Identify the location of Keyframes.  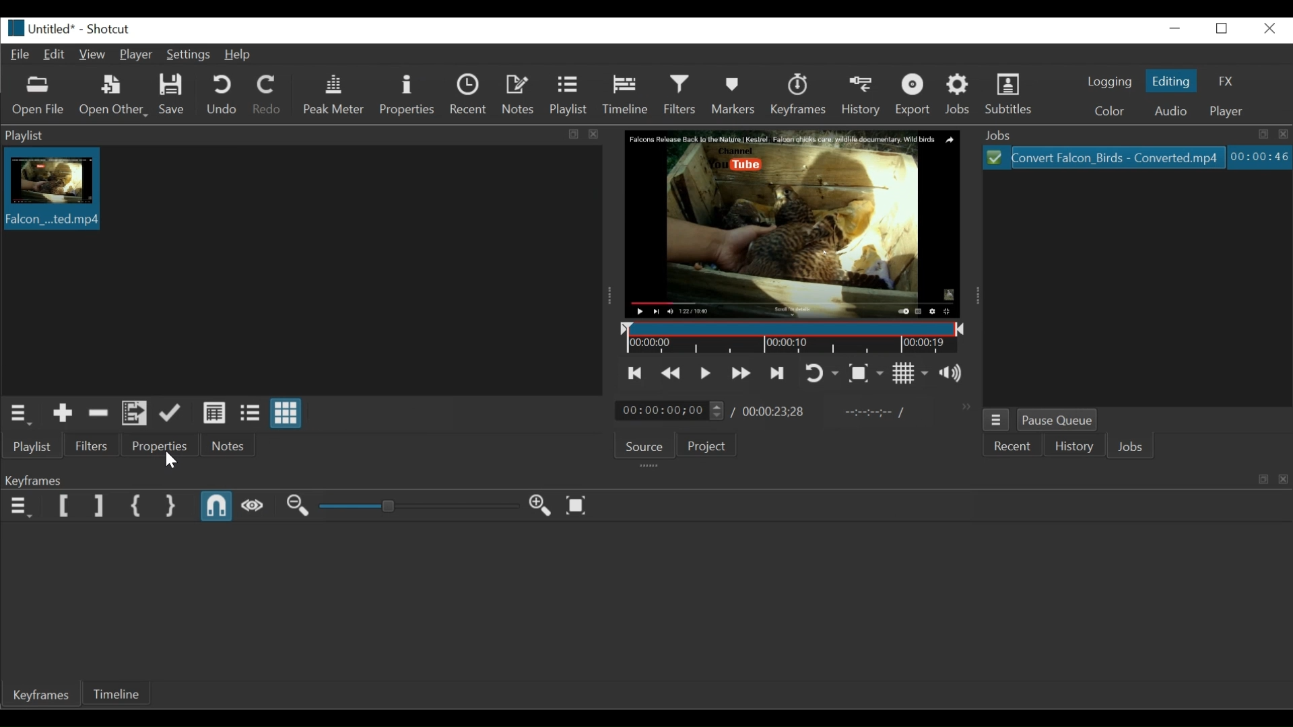
(801, 96).